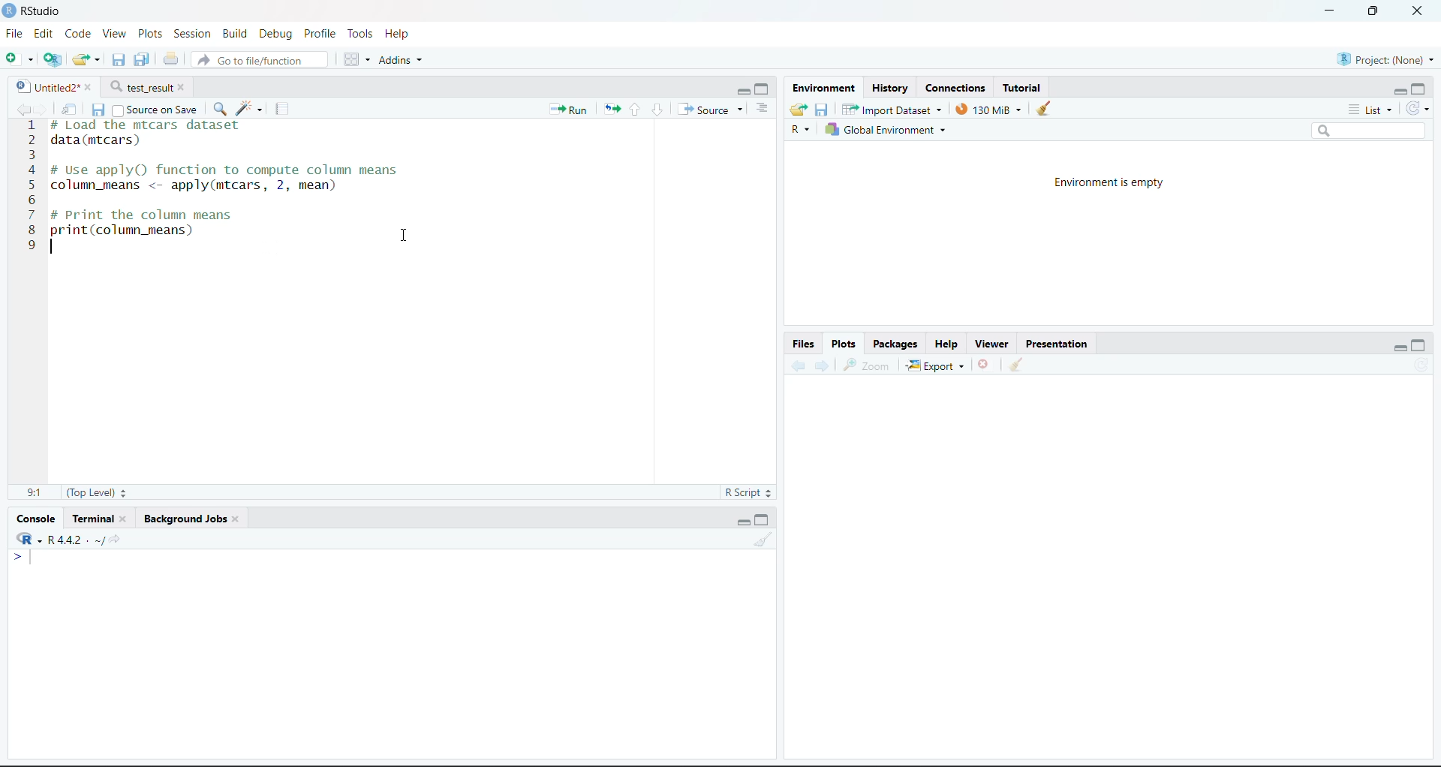  I want to click on File, so click(12, 33).